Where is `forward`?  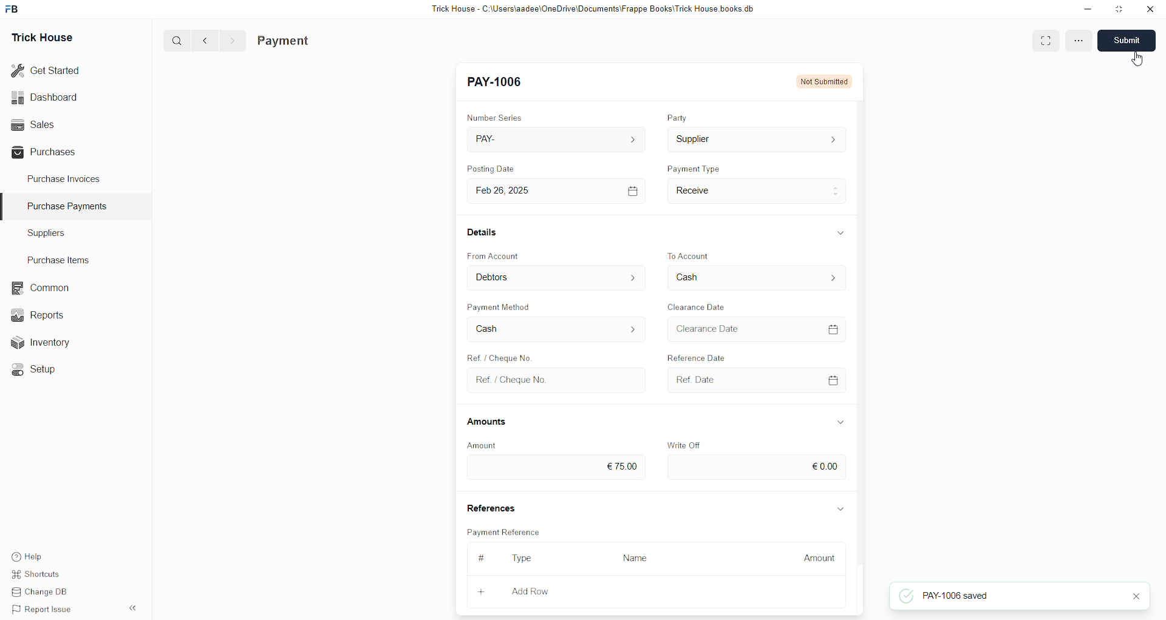
forward is located at coordinates (232, 41).